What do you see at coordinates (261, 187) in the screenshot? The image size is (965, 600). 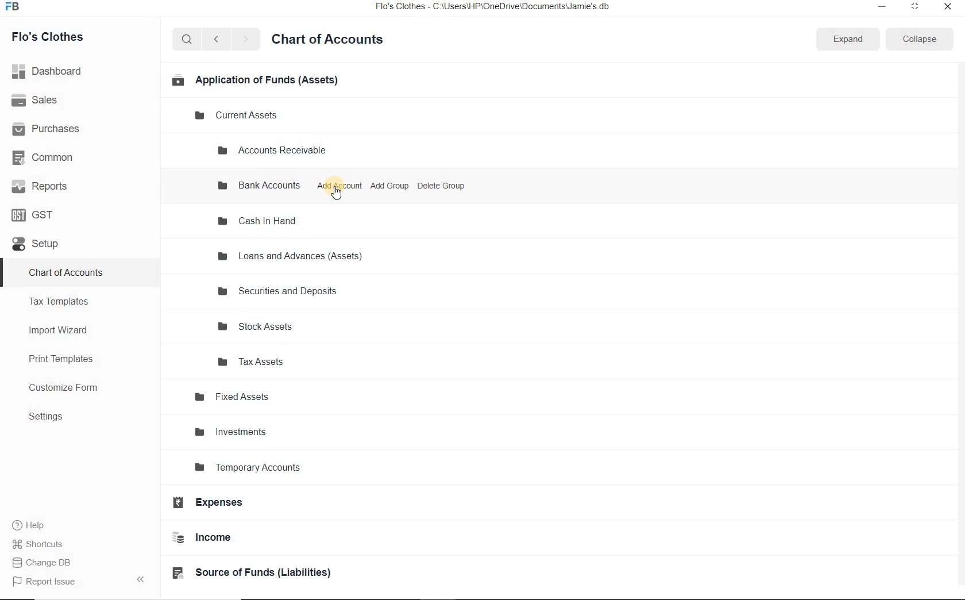 I see `Bank Accounts` at bounding box center [261, 187].